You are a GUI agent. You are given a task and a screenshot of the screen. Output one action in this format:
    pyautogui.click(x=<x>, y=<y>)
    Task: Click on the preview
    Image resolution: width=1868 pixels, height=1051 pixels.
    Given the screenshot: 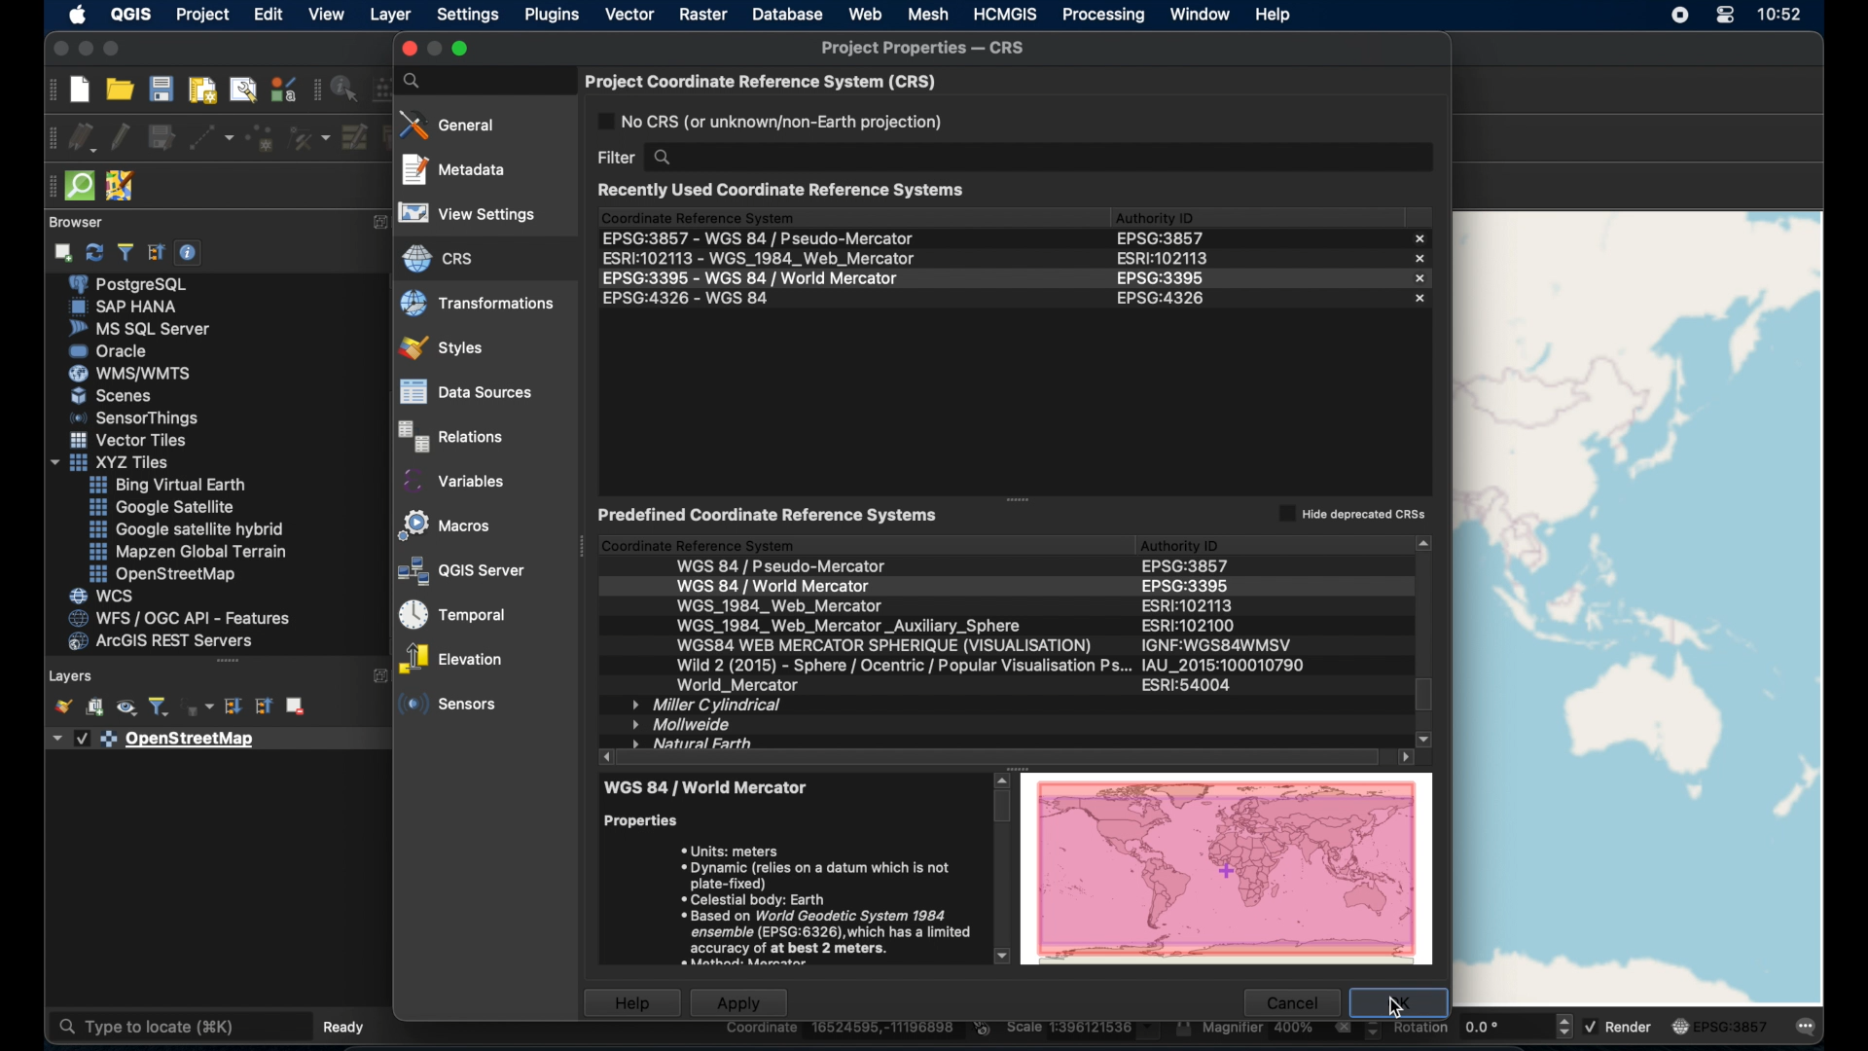 What is the action you would take?
    pyautogui.click(x=1230, y=870)
    